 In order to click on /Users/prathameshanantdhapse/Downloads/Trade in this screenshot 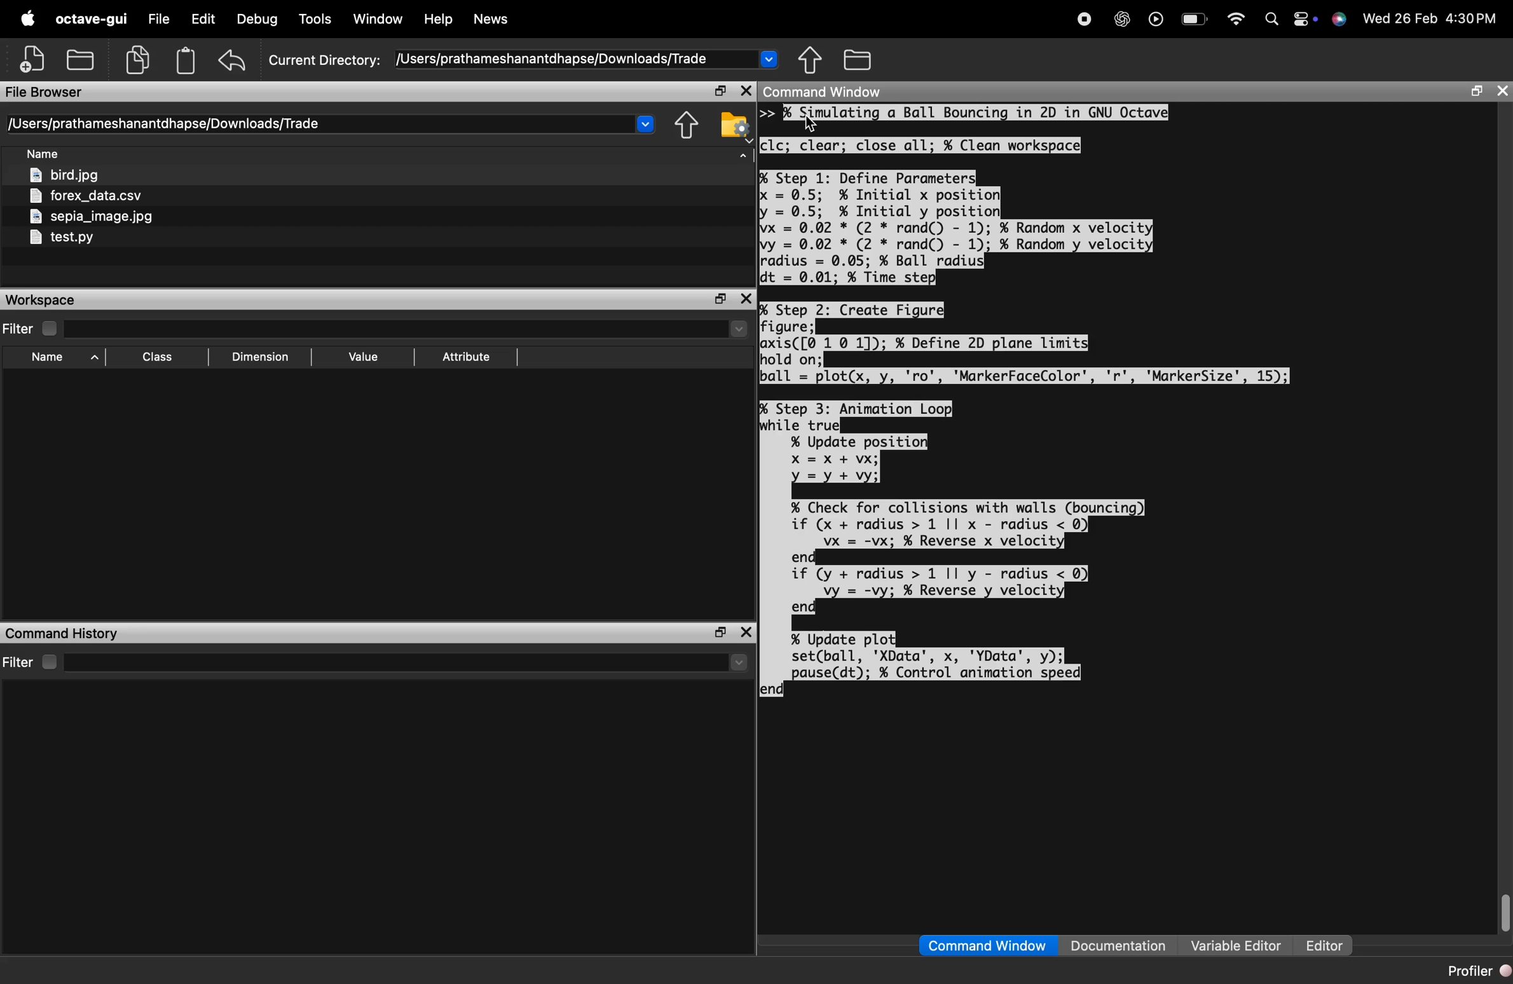, I will do `click(165, 124)`.